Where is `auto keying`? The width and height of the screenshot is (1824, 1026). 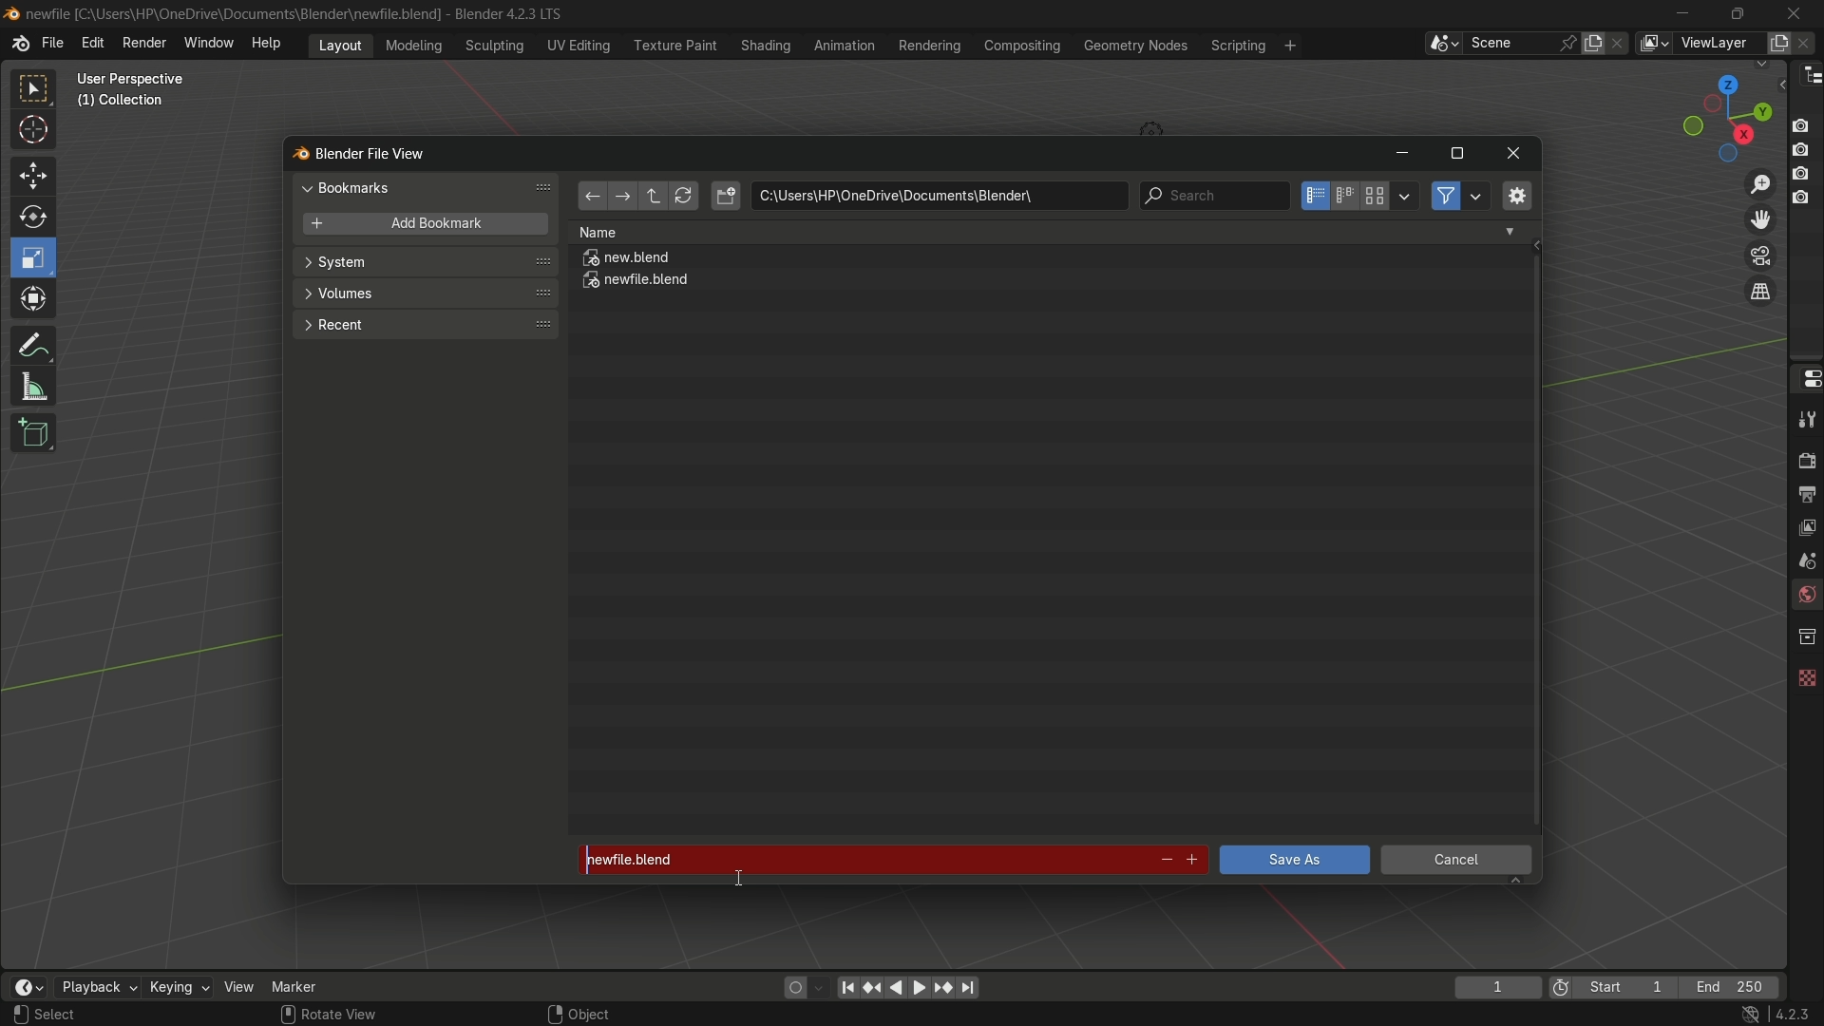
auto keying is located at coordinates (790, 986).